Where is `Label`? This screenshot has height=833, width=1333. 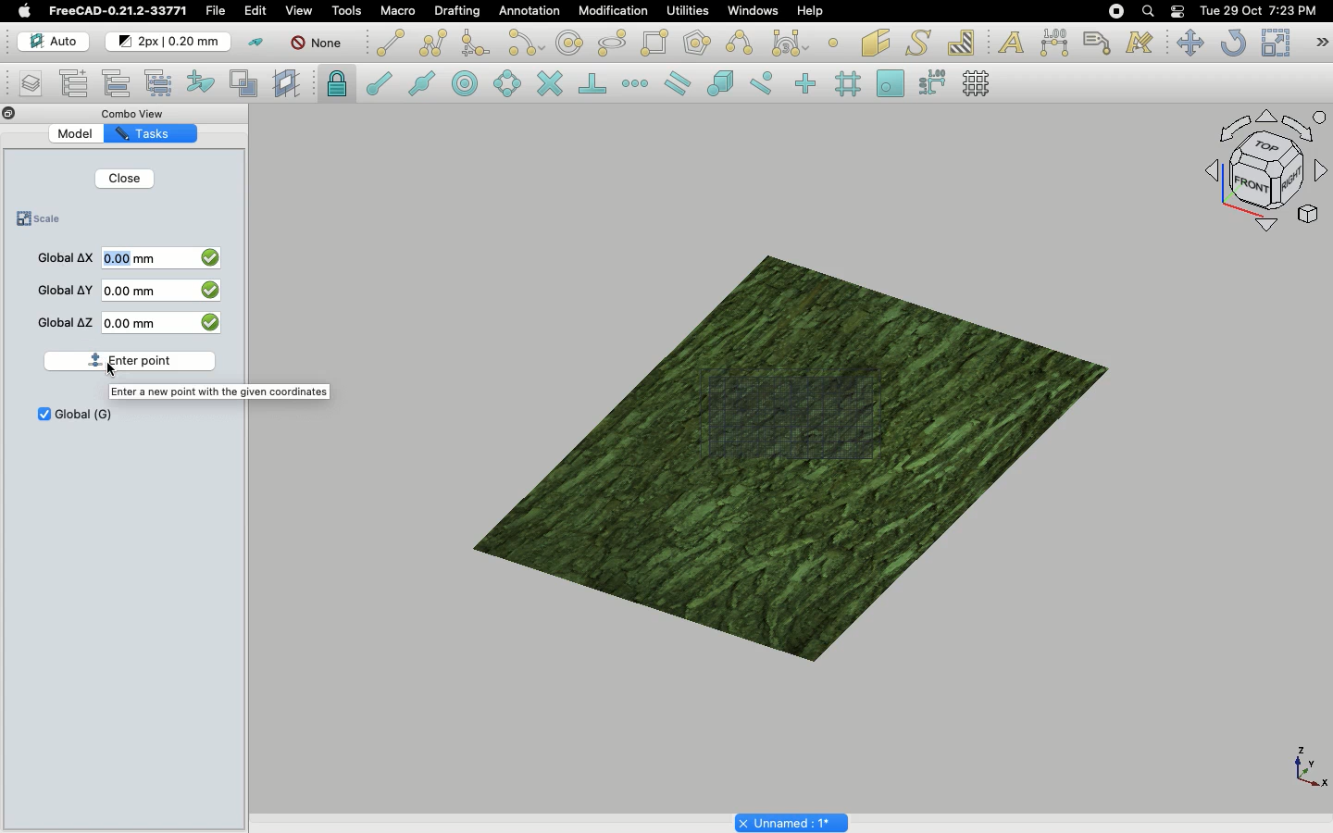 Label is located at coordinates (1098, 41).